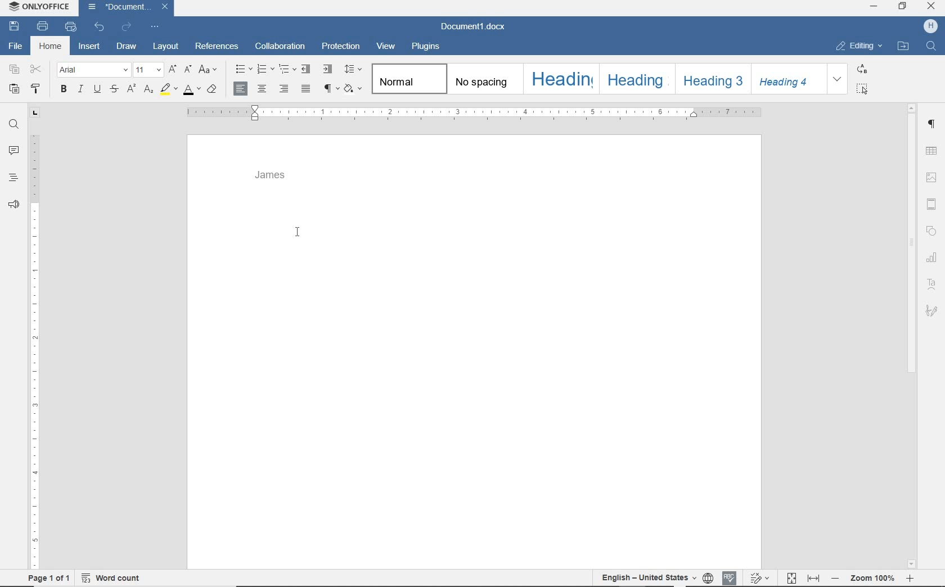 The image size is (945, 587). What do you see at coordinates (556, 78) in the screenshot?
I see `Heading1` at bounding box center [556, 78].